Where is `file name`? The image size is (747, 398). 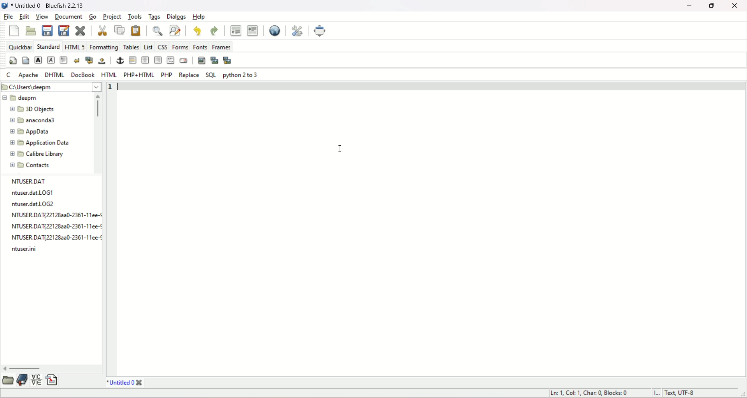
file name is located at coordinates (23, 249).